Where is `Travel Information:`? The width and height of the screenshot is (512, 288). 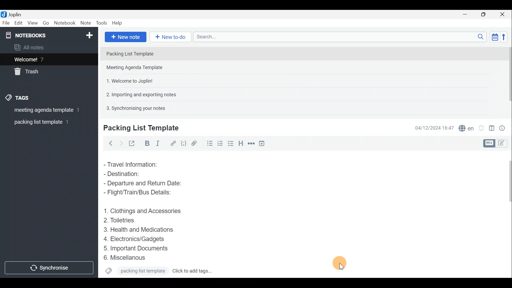
Travel Information: is located at coordinates (135, 164).